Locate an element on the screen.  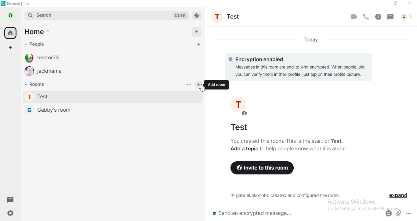
element is located at coordinates (16, 3).